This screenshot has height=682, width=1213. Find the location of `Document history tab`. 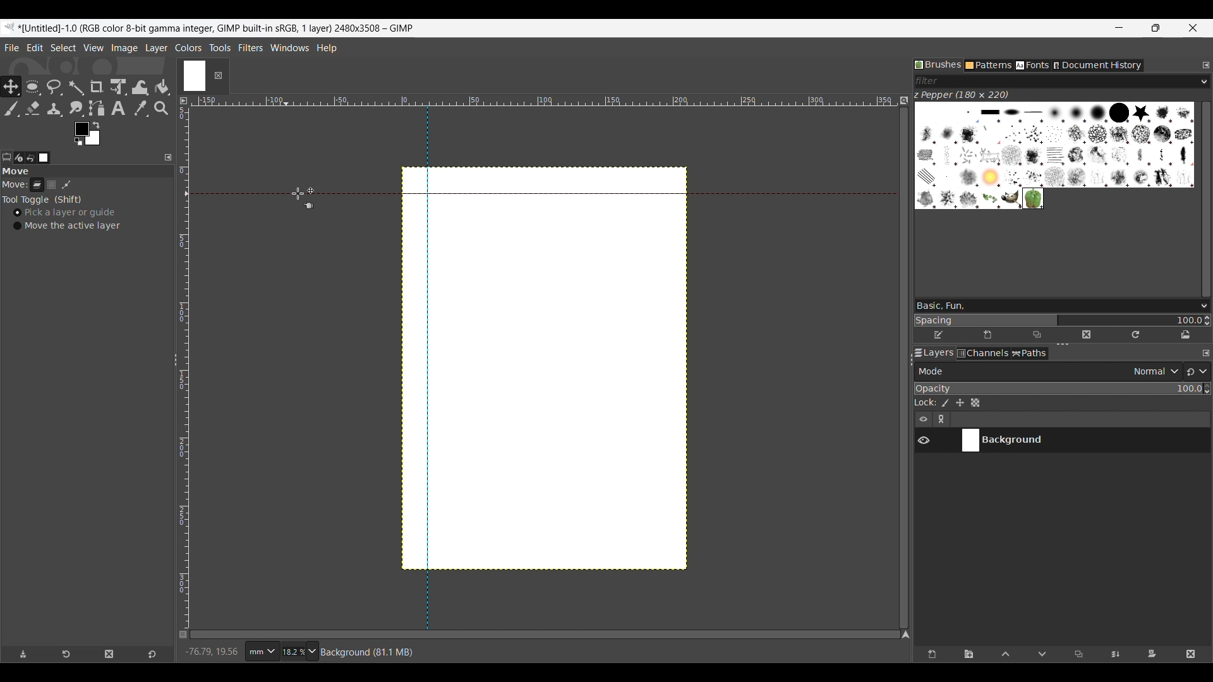

Document history tab is located at coordinates (1097, 66).